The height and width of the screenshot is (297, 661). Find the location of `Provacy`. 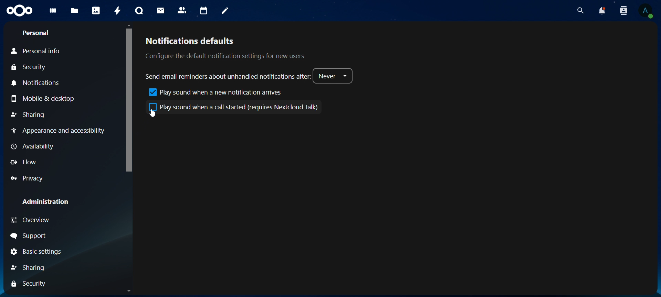

Provacy is located at coordinates (27, 179).